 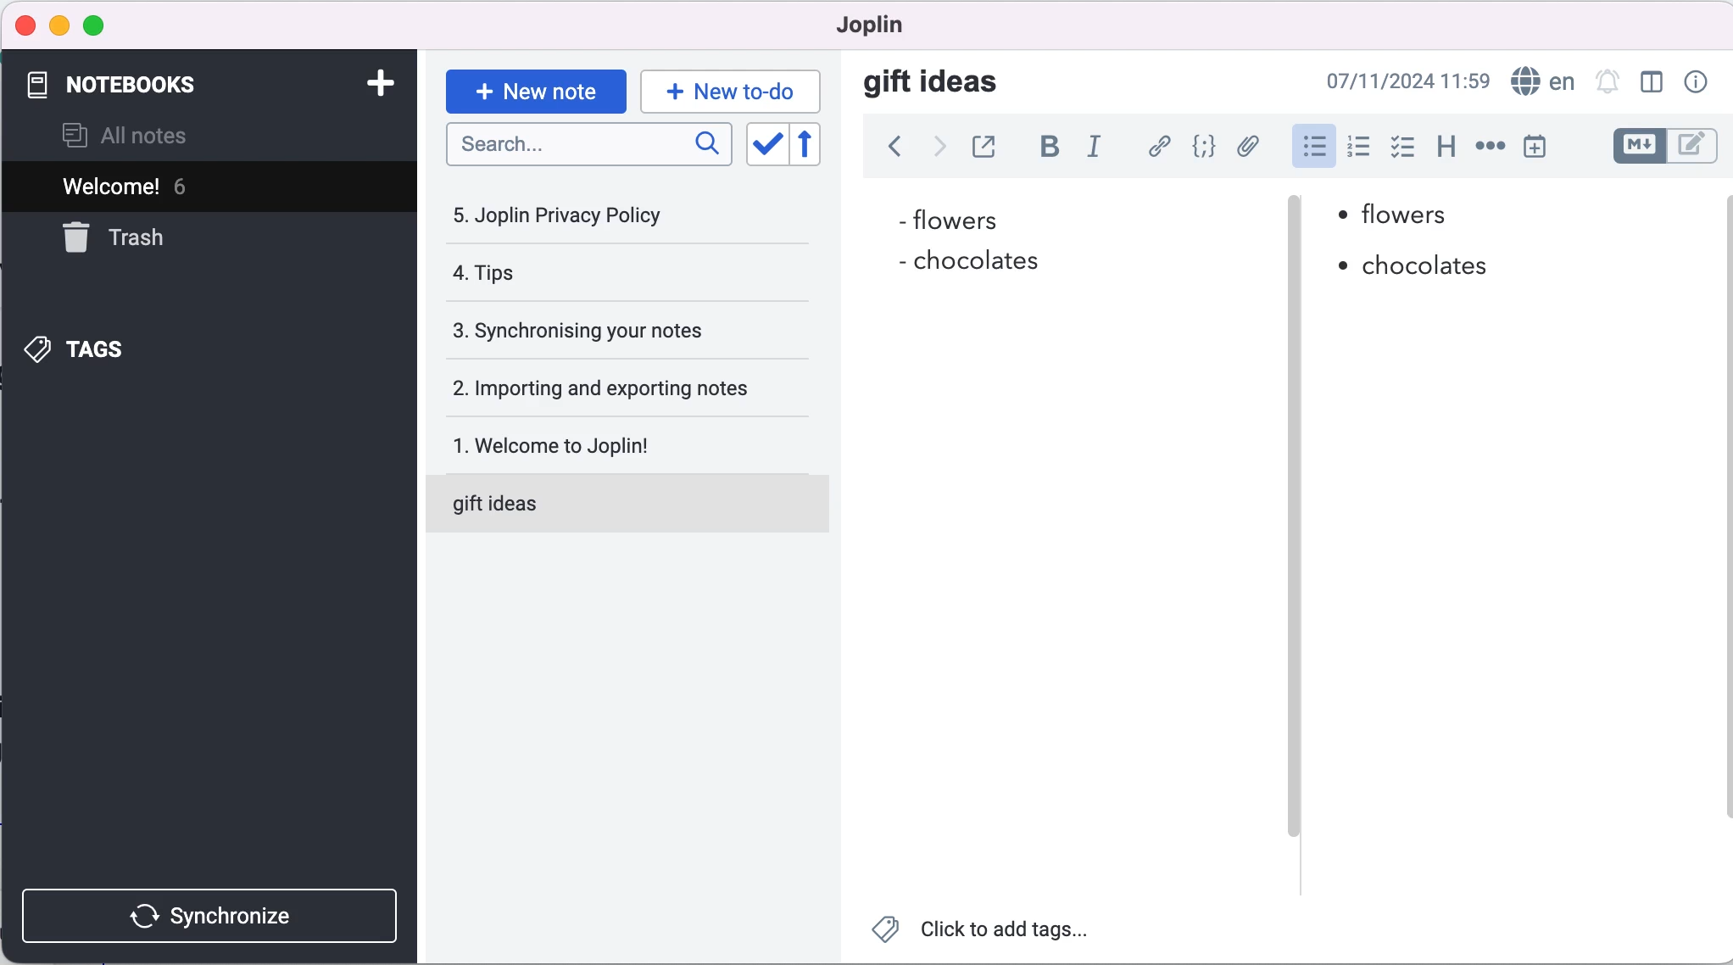 I want to click on minimize, so click(x=59, y=23).